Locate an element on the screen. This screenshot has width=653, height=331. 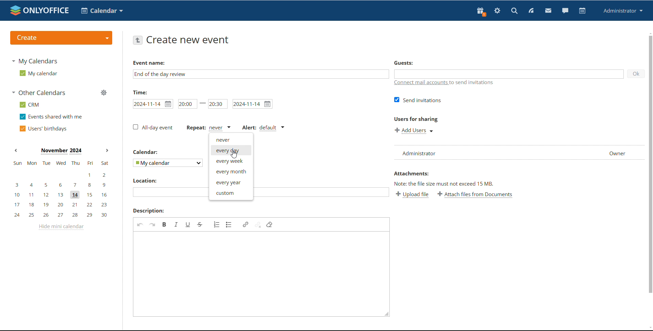
ok is located at coordinates (636, 74).